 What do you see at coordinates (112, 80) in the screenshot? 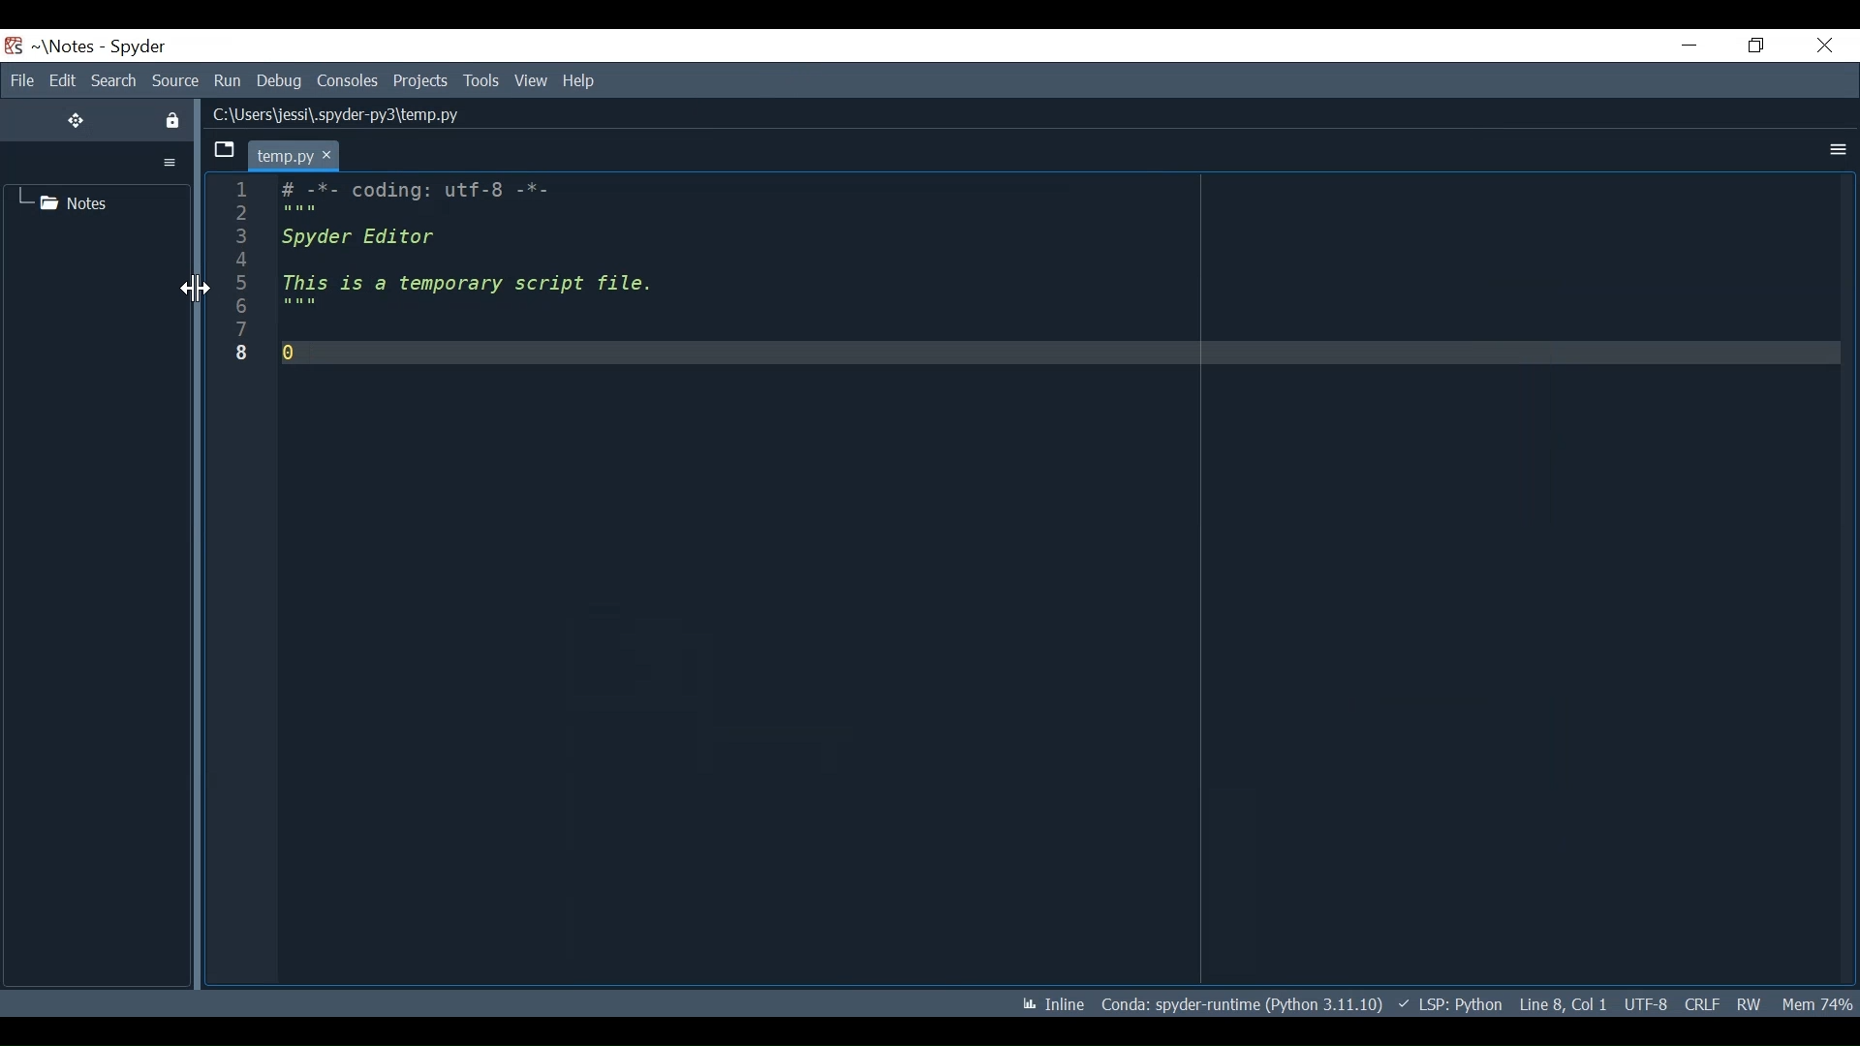
I see `Search` at bounding box center [112, 80].